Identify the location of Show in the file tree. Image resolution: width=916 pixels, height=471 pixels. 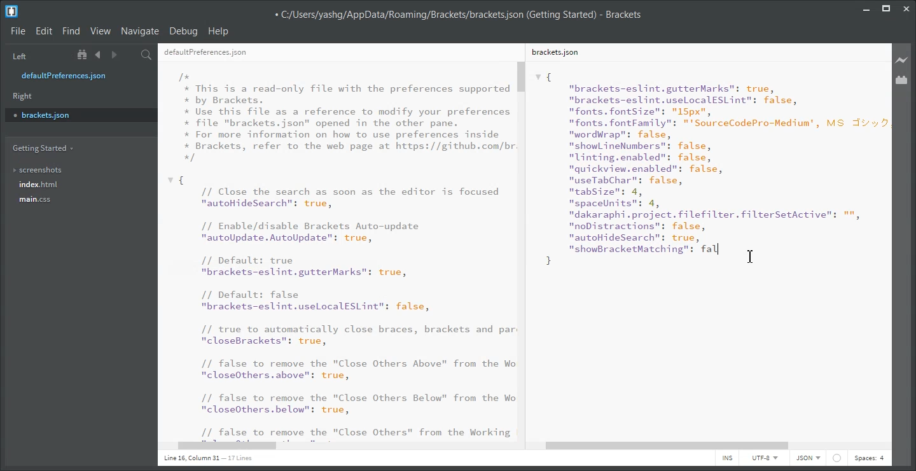
(83, 55).